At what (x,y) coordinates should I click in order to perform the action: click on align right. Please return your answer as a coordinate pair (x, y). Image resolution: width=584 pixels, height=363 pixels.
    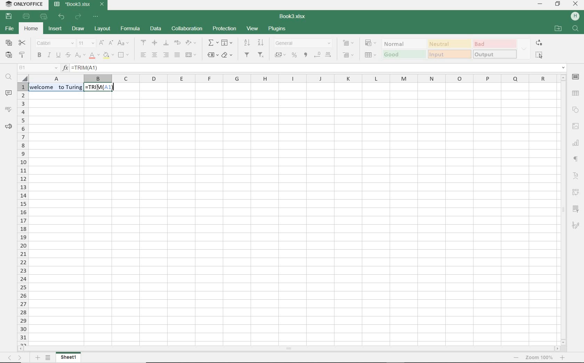
    Looking at the image, I should click on (167, 55).